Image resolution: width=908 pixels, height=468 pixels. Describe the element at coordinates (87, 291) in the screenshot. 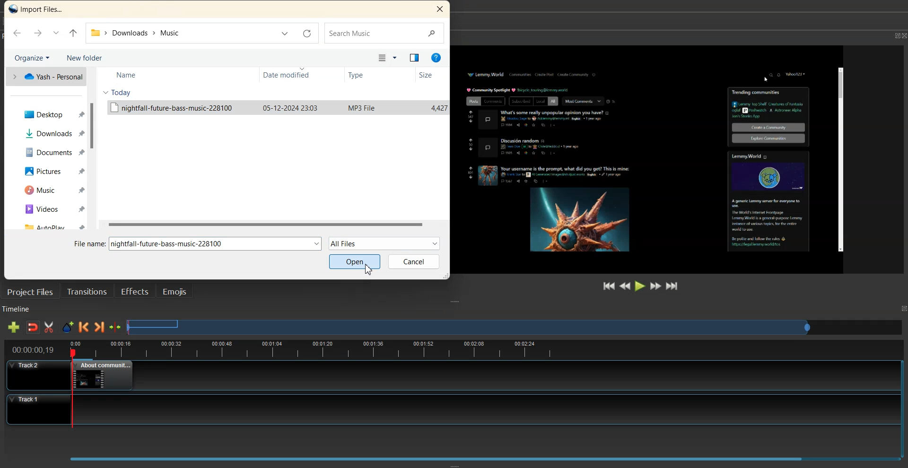

I see `Transition` at that location.